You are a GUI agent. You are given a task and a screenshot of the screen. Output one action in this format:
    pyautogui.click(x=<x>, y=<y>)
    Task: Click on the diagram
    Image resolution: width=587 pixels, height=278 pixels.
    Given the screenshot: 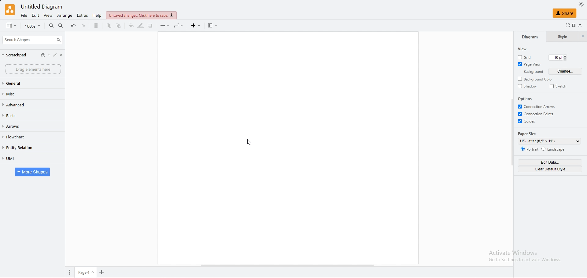 What is the action you would take?
    pyautogui.click(x=529, y=37)
    